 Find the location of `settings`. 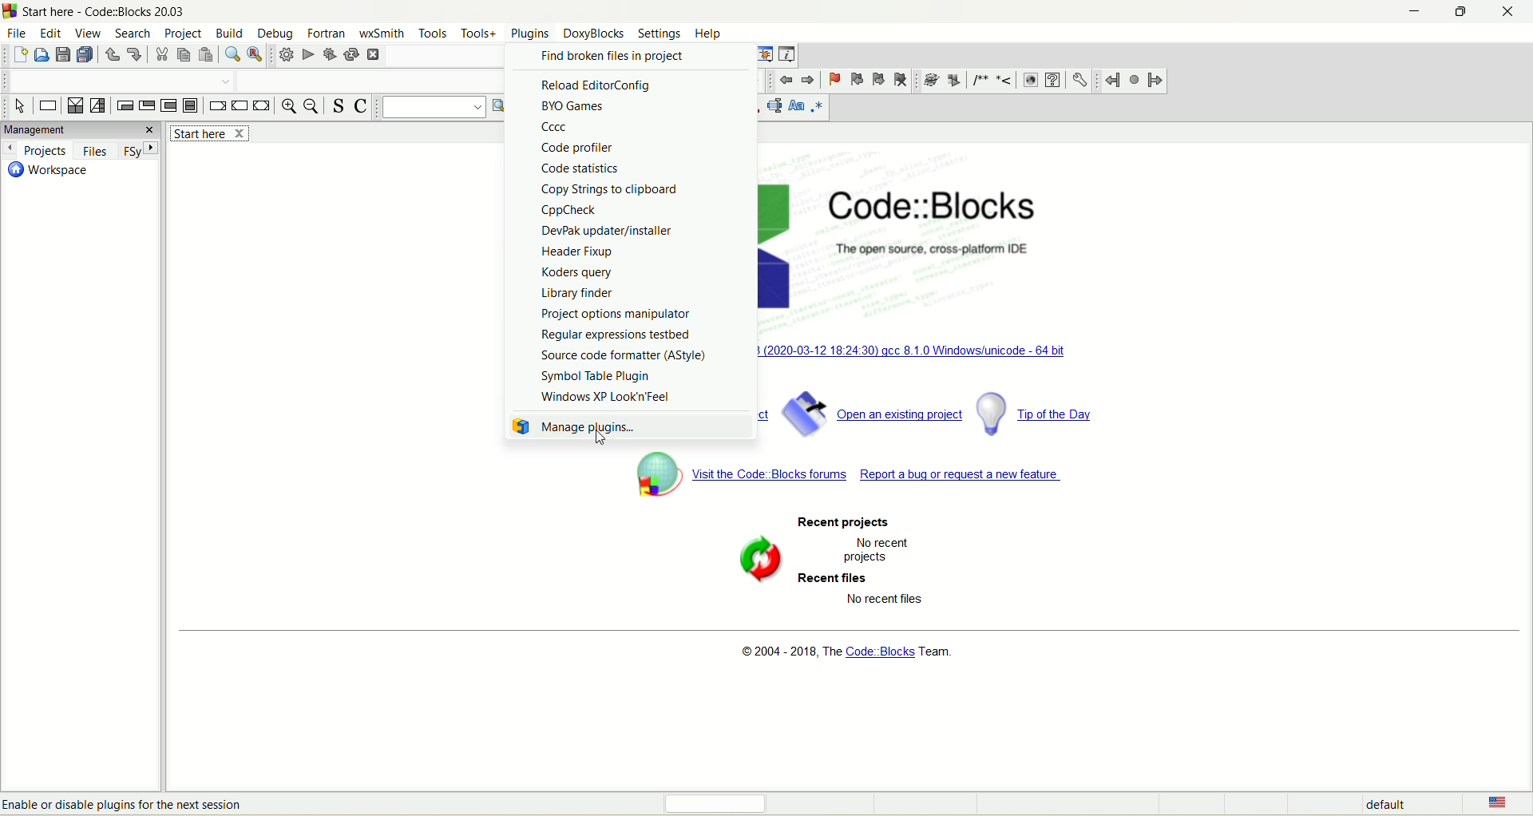

settings is located at coordinates (660, 33).